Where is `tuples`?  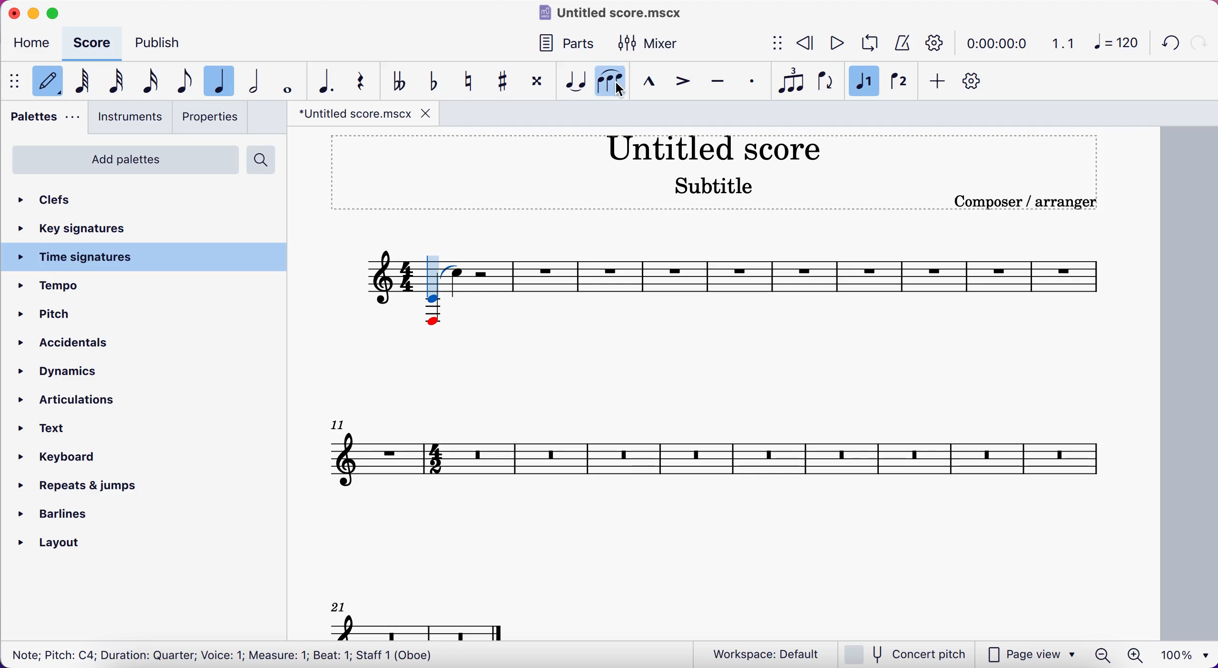
tuples is located at coordinates (788, 79).